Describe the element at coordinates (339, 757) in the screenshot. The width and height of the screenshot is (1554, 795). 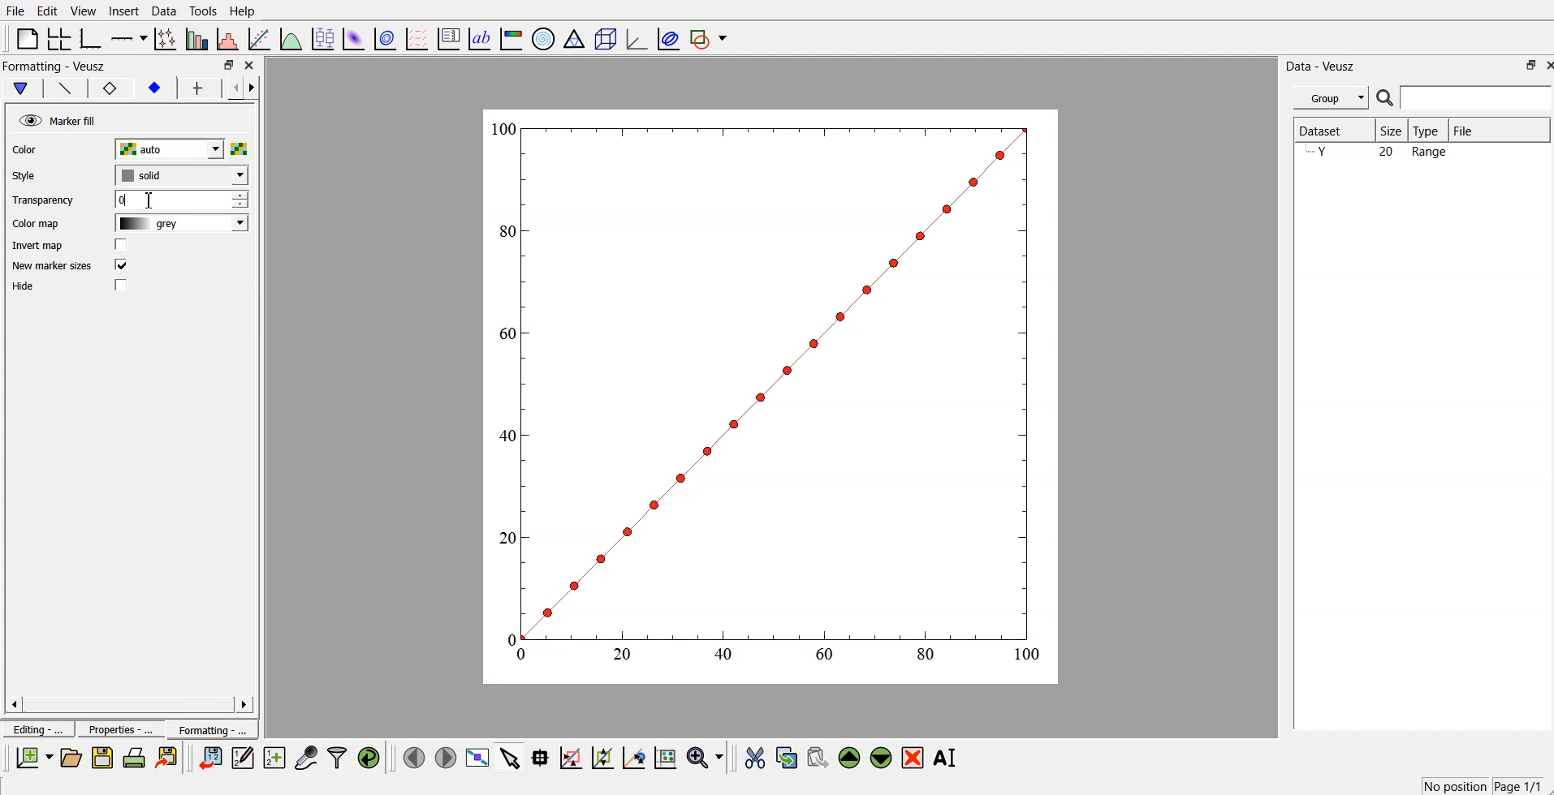
I see `Filter data` at that location.